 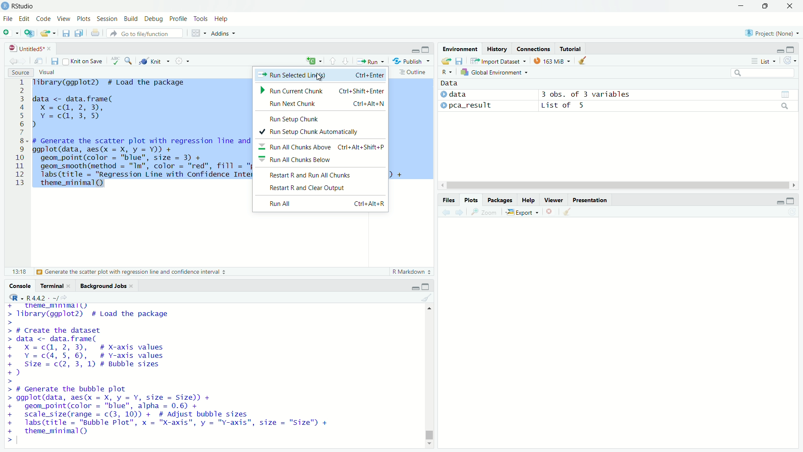 What do you see at coordinates (107, 19) in the screenshot?
I see `Session` at bounding box center [107, 19].